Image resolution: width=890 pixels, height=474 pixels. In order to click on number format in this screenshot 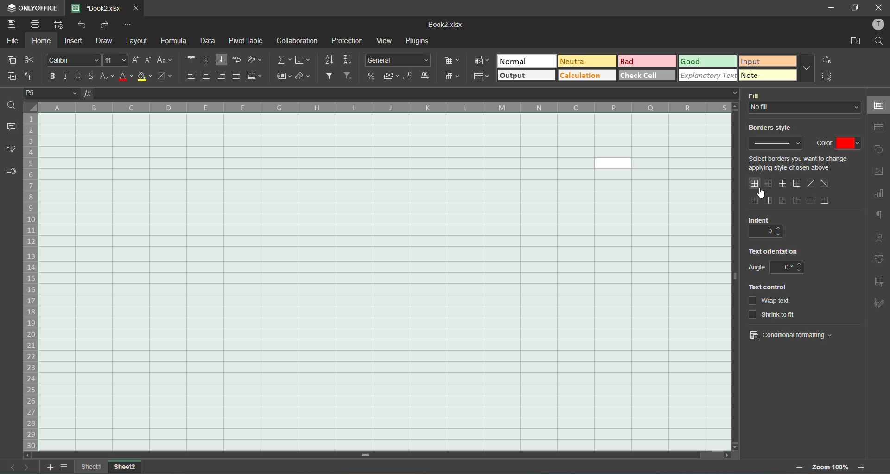, I will do `click(400, 61)`.